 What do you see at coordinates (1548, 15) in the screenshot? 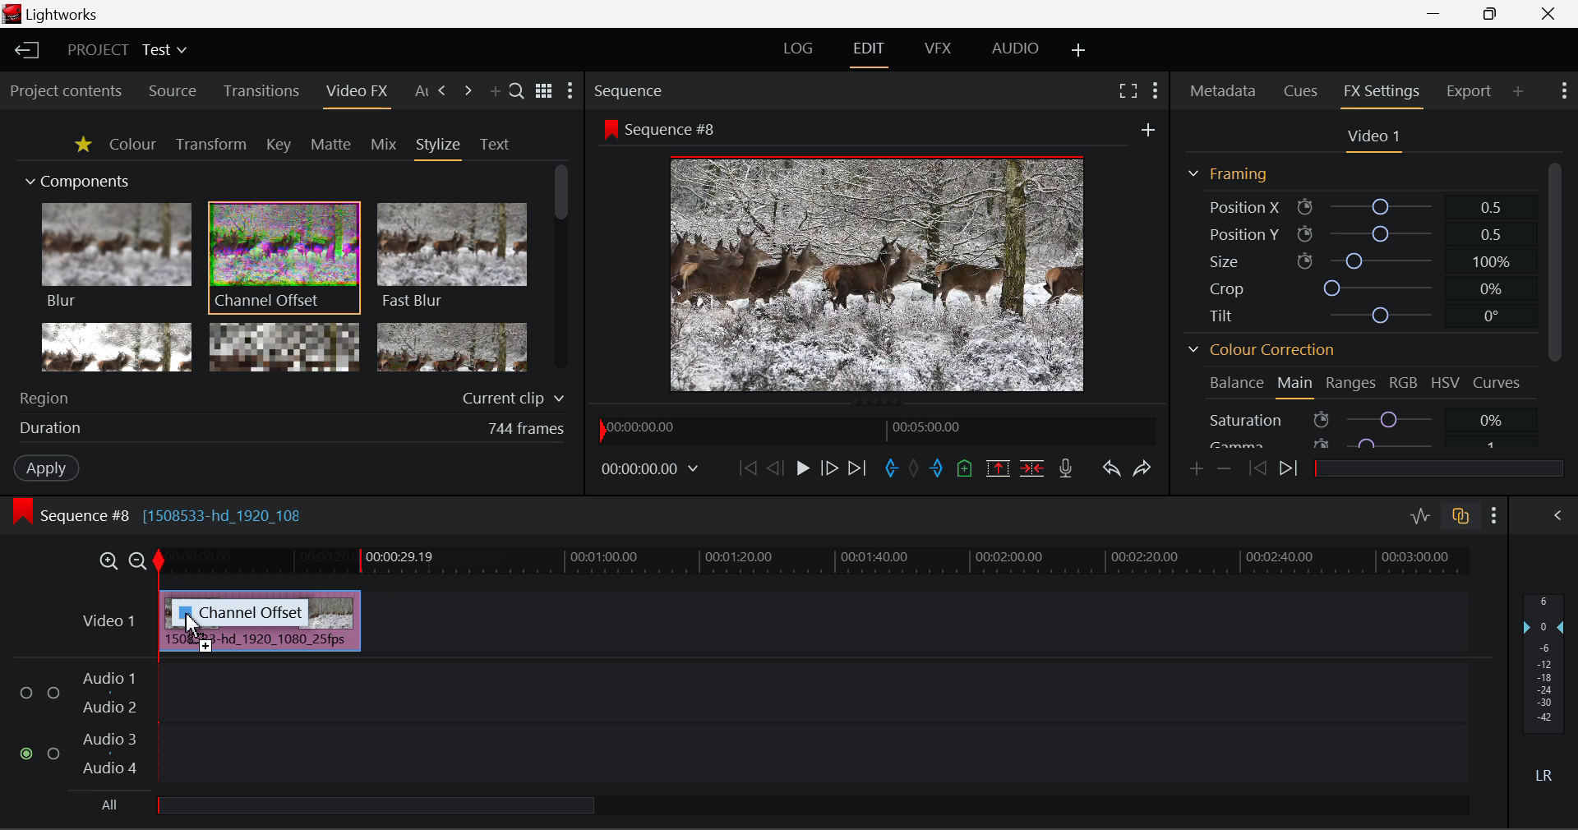
I see `Close` at bounding box center [1548, 15].